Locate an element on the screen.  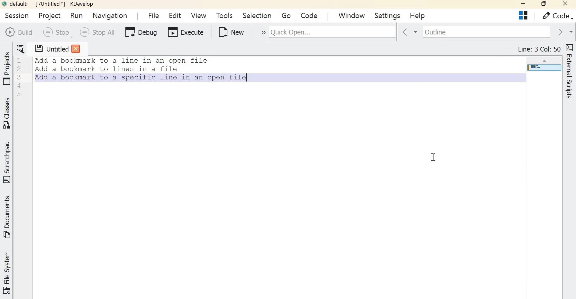
Classes is located at coordinates (8, 114).